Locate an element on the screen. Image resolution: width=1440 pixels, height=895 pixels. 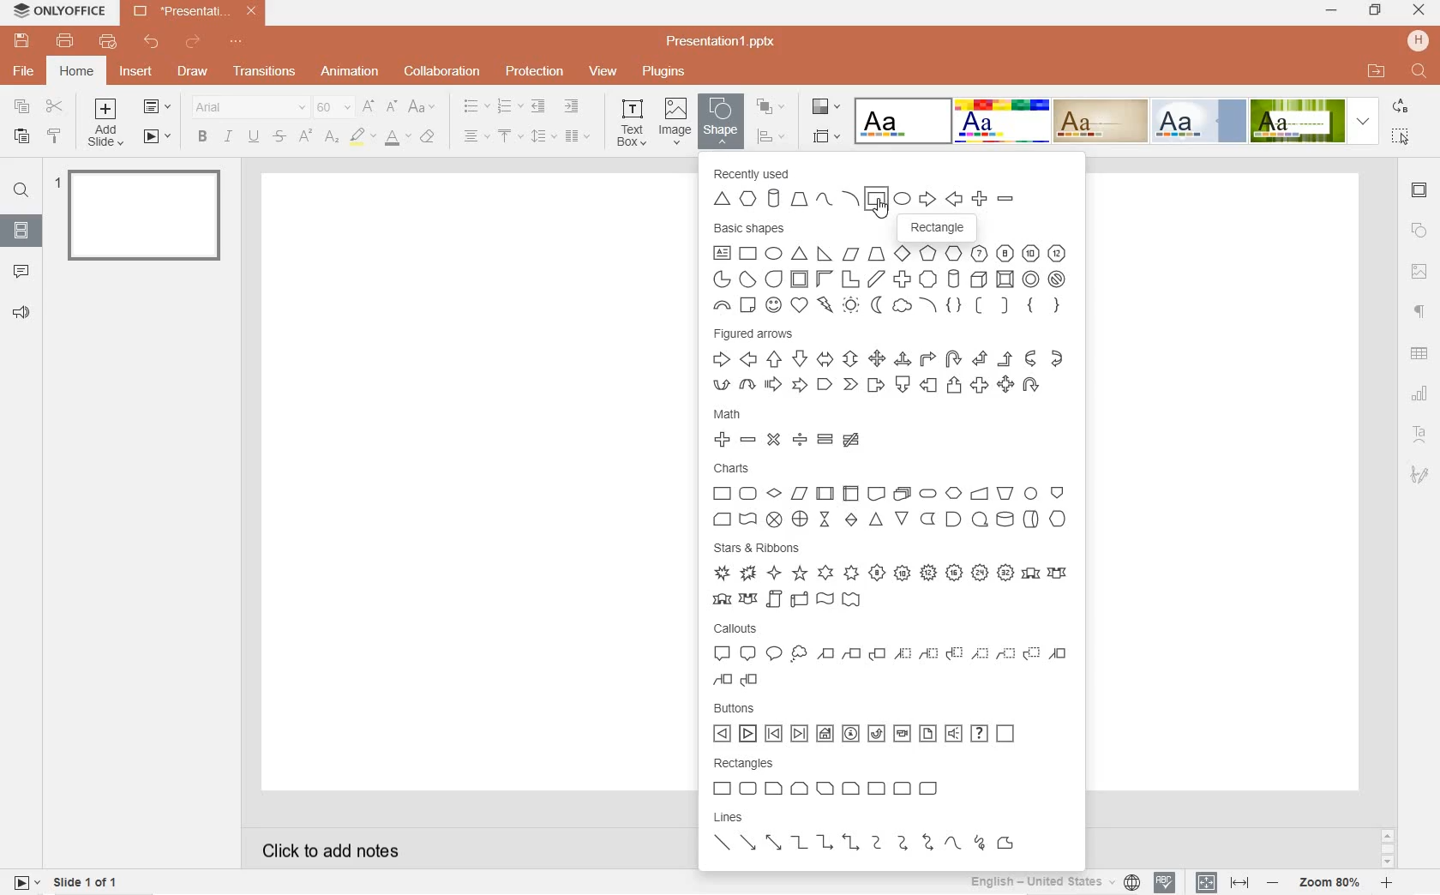
shape is located at coordinates (718, 121).